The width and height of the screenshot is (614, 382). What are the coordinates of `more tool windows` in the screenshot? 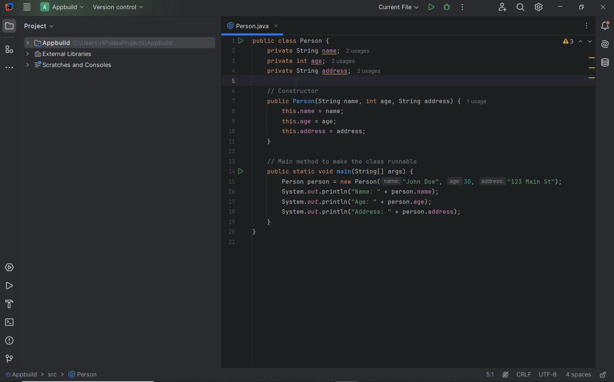 It's located at (9, 68).